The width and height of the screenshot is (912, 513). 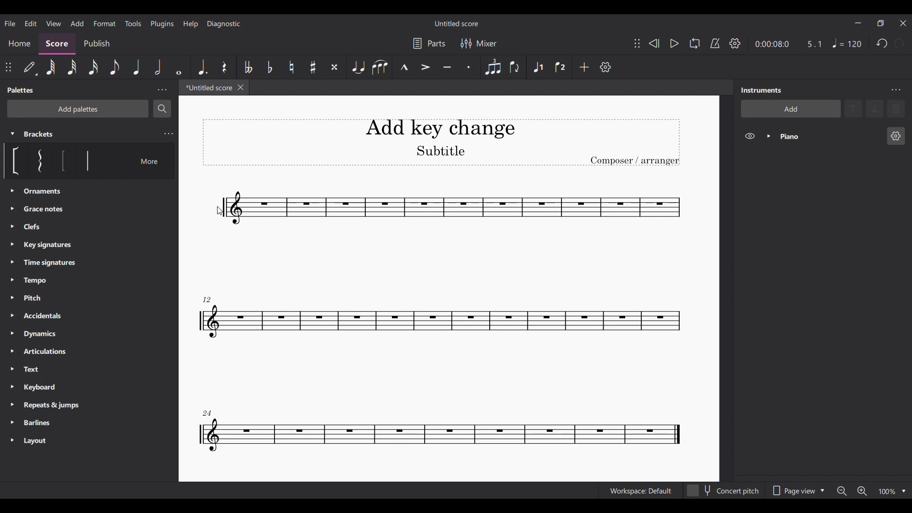 I want to click on Rewind, so click(x=654, y=43).